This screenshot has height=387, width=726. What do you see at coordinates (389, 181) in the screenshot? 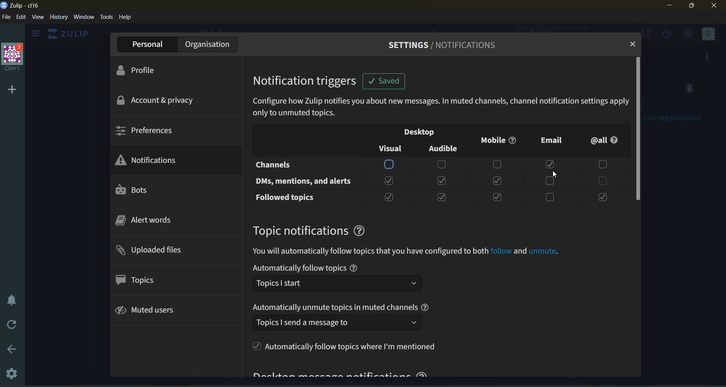
I see `checkbox` at bounding box center [389, 181].